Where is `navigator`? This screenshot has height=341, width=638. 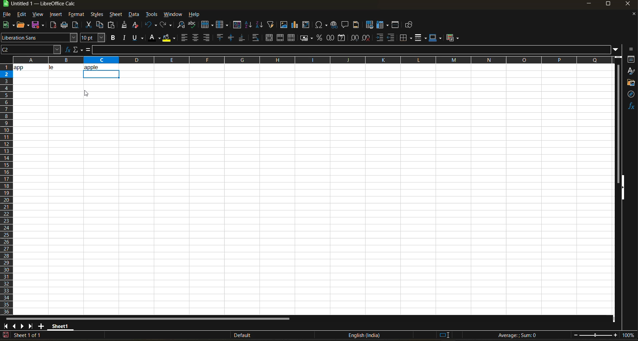
navigator is located at coordinates (631, 94).